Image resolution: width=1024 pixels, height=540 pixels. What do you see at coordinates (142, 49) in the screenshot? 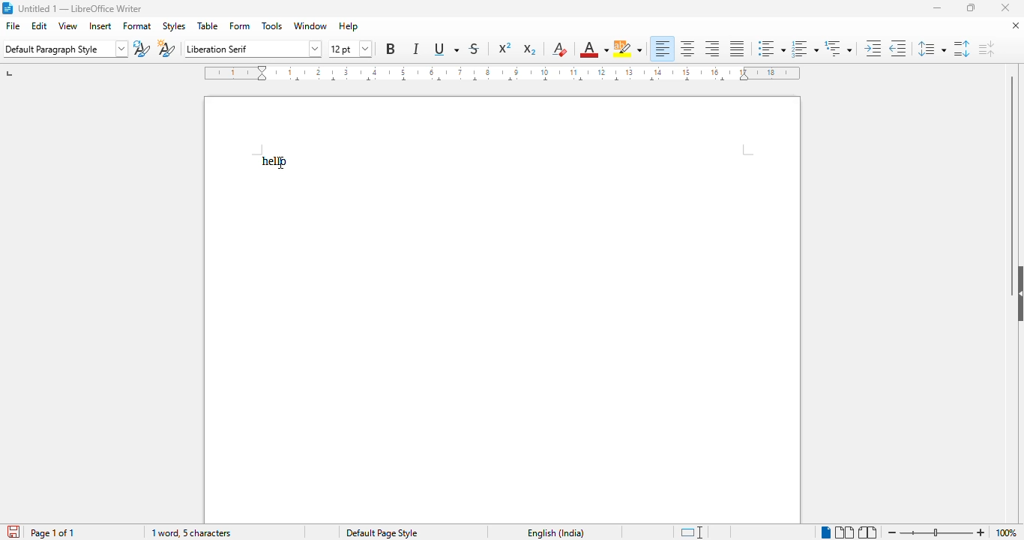
I see `update selected style` at bounding box center [142, 49].